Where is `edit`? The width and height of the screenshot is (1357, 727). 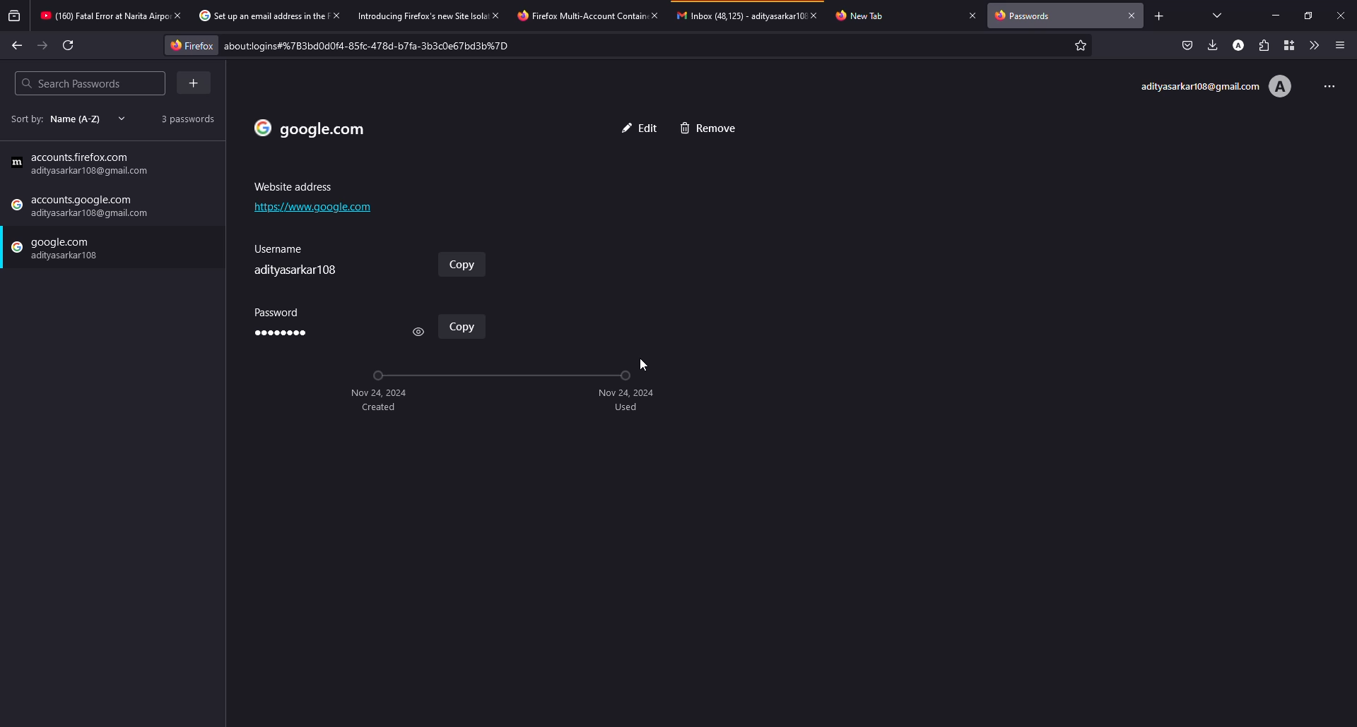 edit is located at coordinates (630, 128).